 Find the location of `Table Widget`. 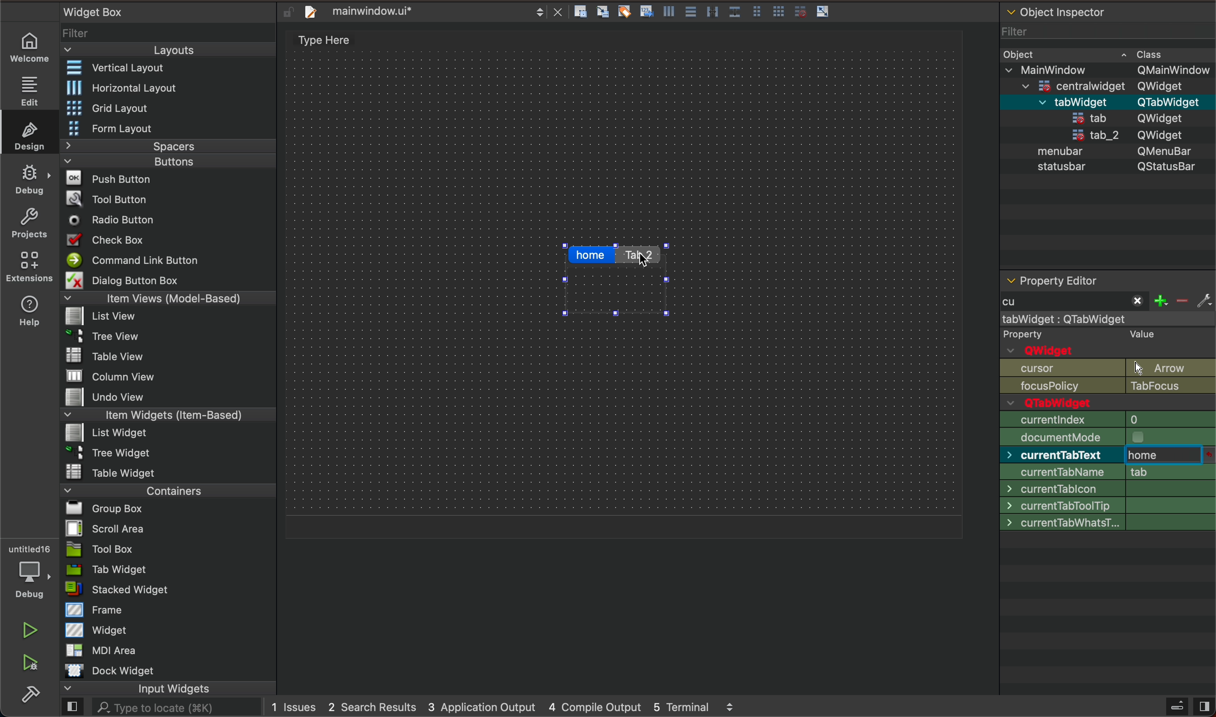

Table Widget is located at coordinates (105, 471).